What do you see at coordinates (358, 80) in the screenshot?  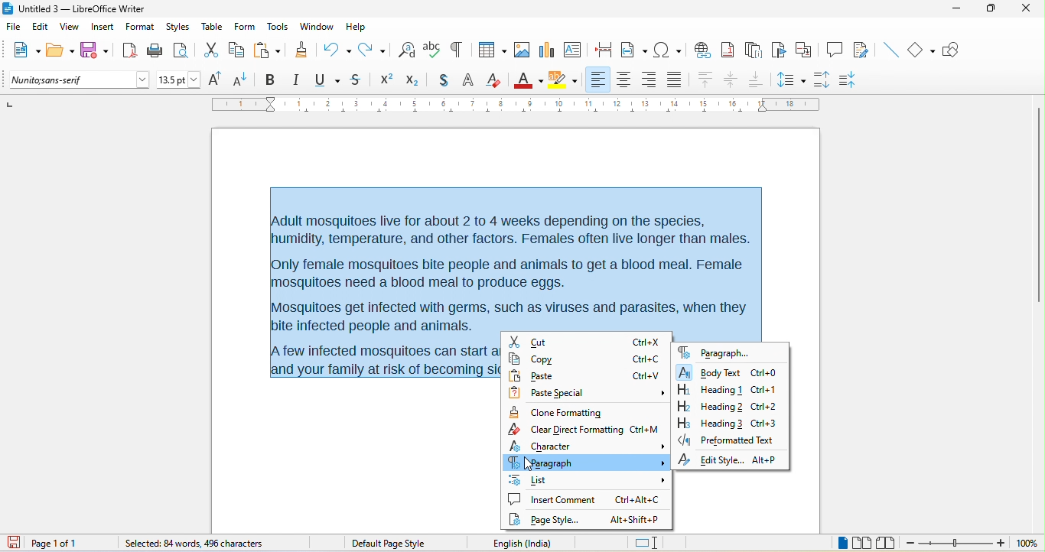 I see `strikethrough` at bounding box center [358, 80].